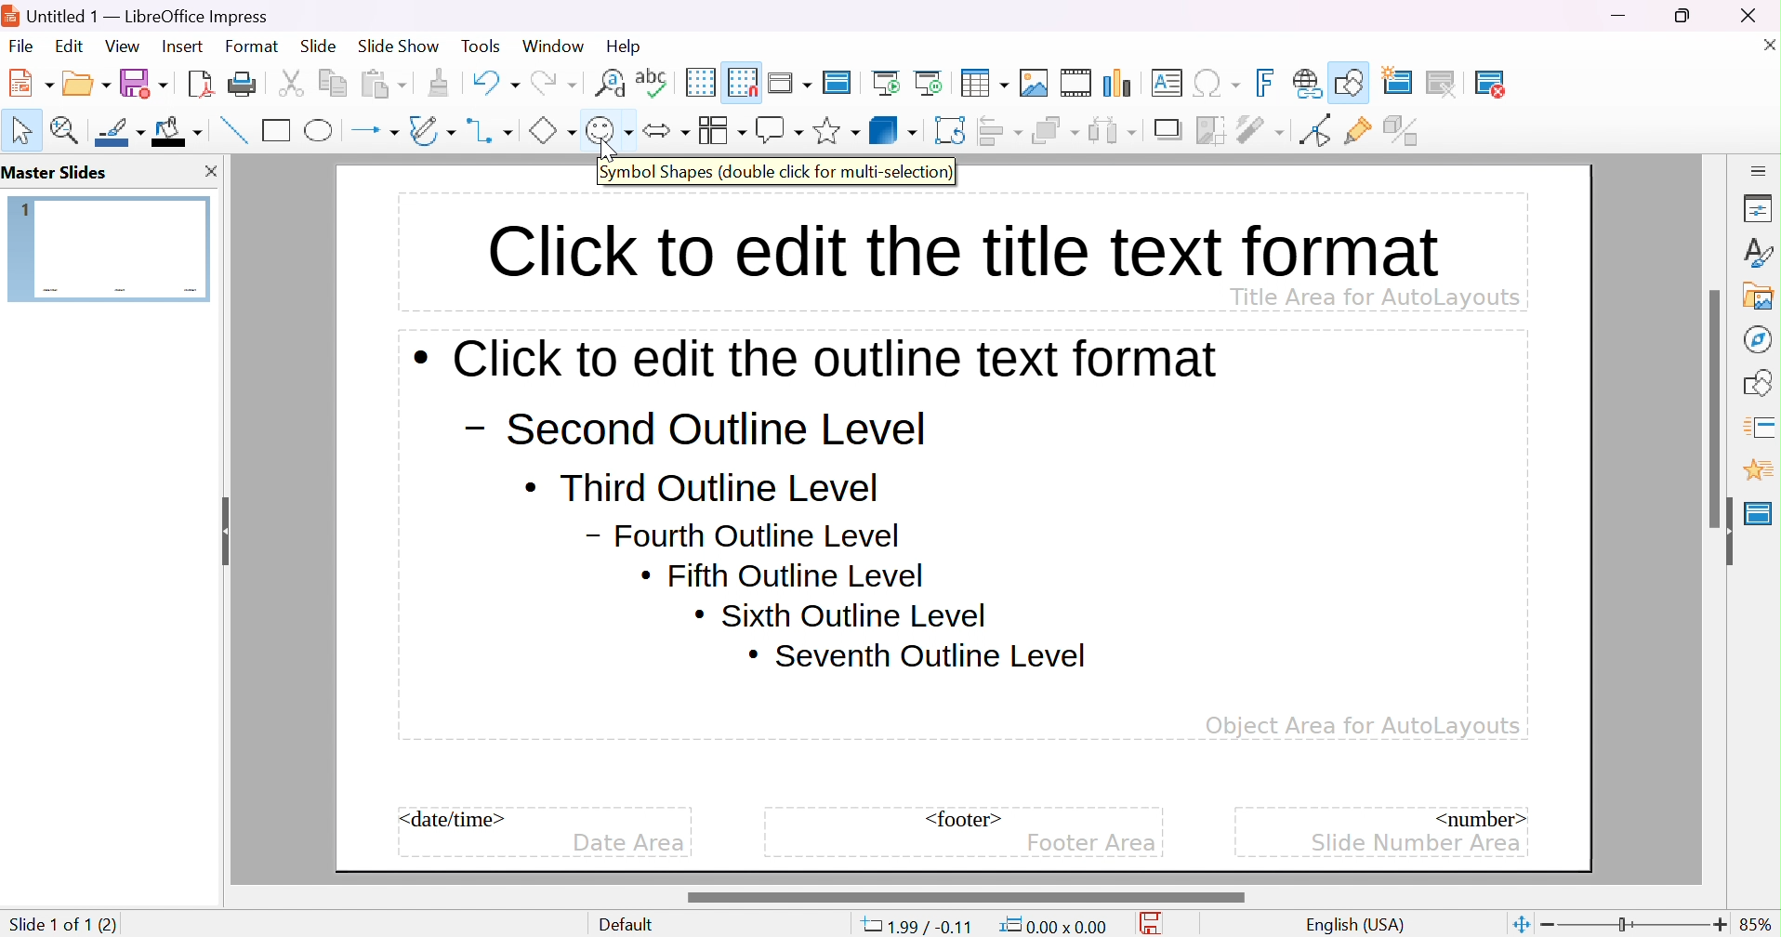  What do you see at coordinates (792, 81) in the screenshot?
I see `display views` at bounding box center [792, 81].